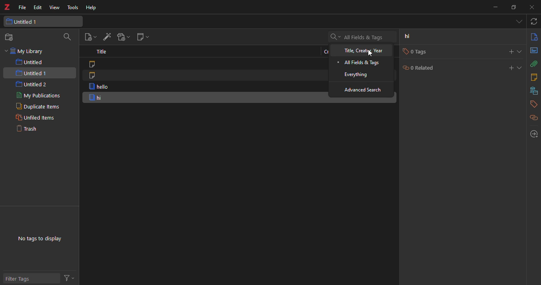  Describe the element at coordinates (534, 63) in the screenshot. I see `attach` at that location.